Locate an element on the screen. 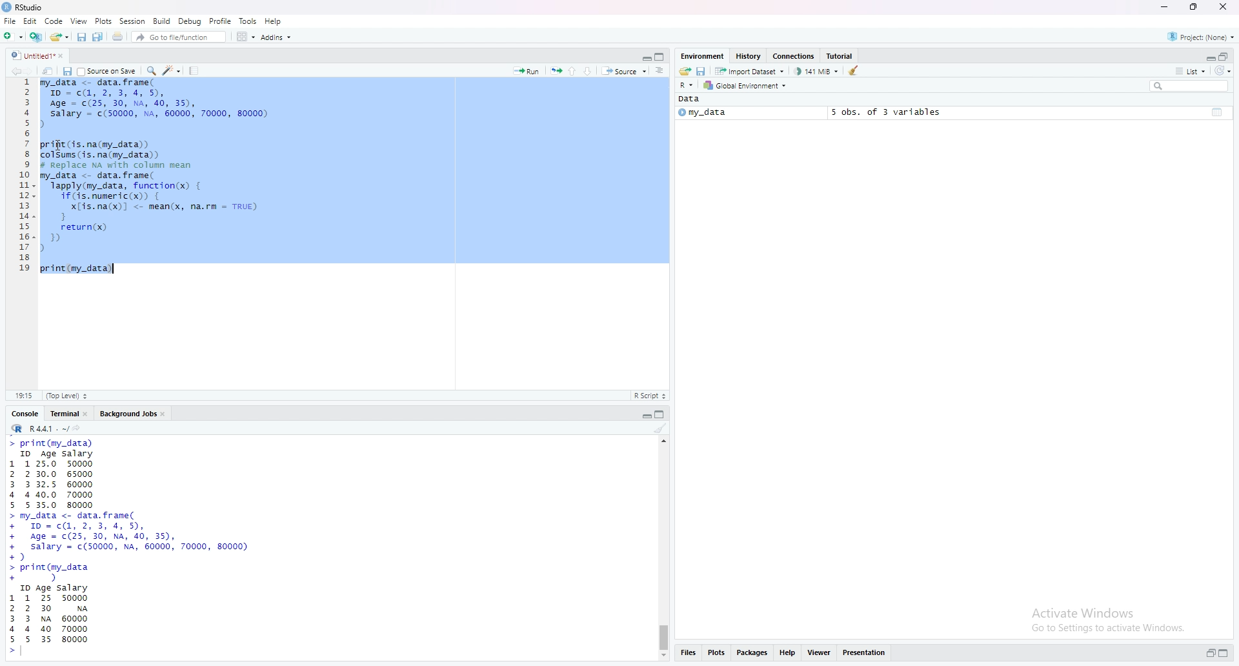 The image size is (1239, 666). text pointer is located at coordinates (24, 654).